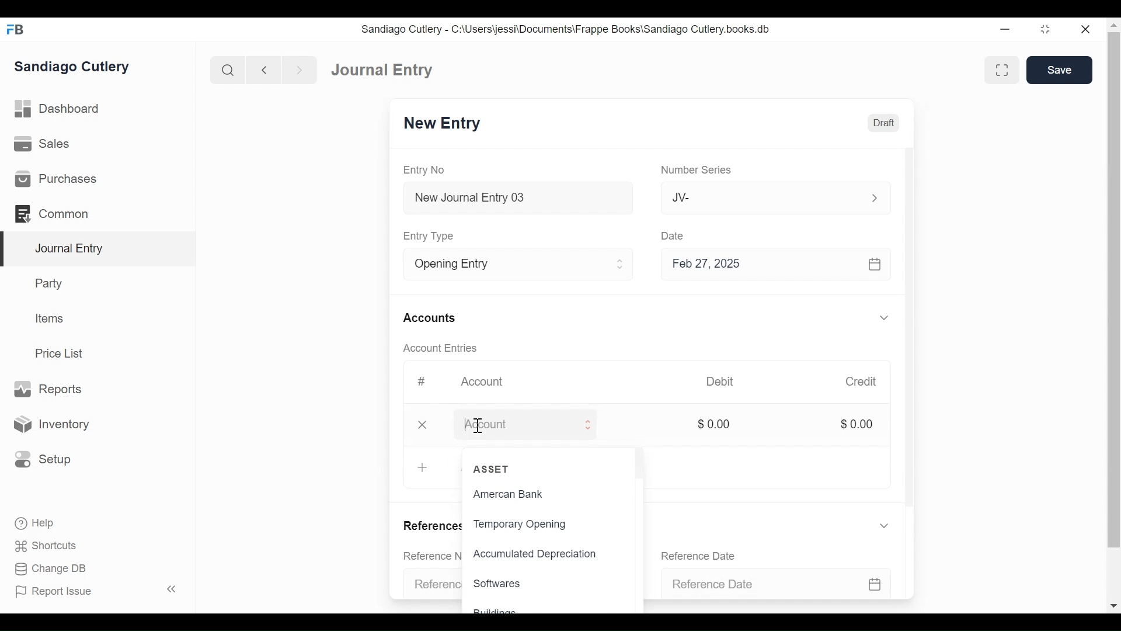 The image size is (1121, 631). Describe the element at coordinates (433, 235) in the screenshot. I see `Entry Type` at that location.